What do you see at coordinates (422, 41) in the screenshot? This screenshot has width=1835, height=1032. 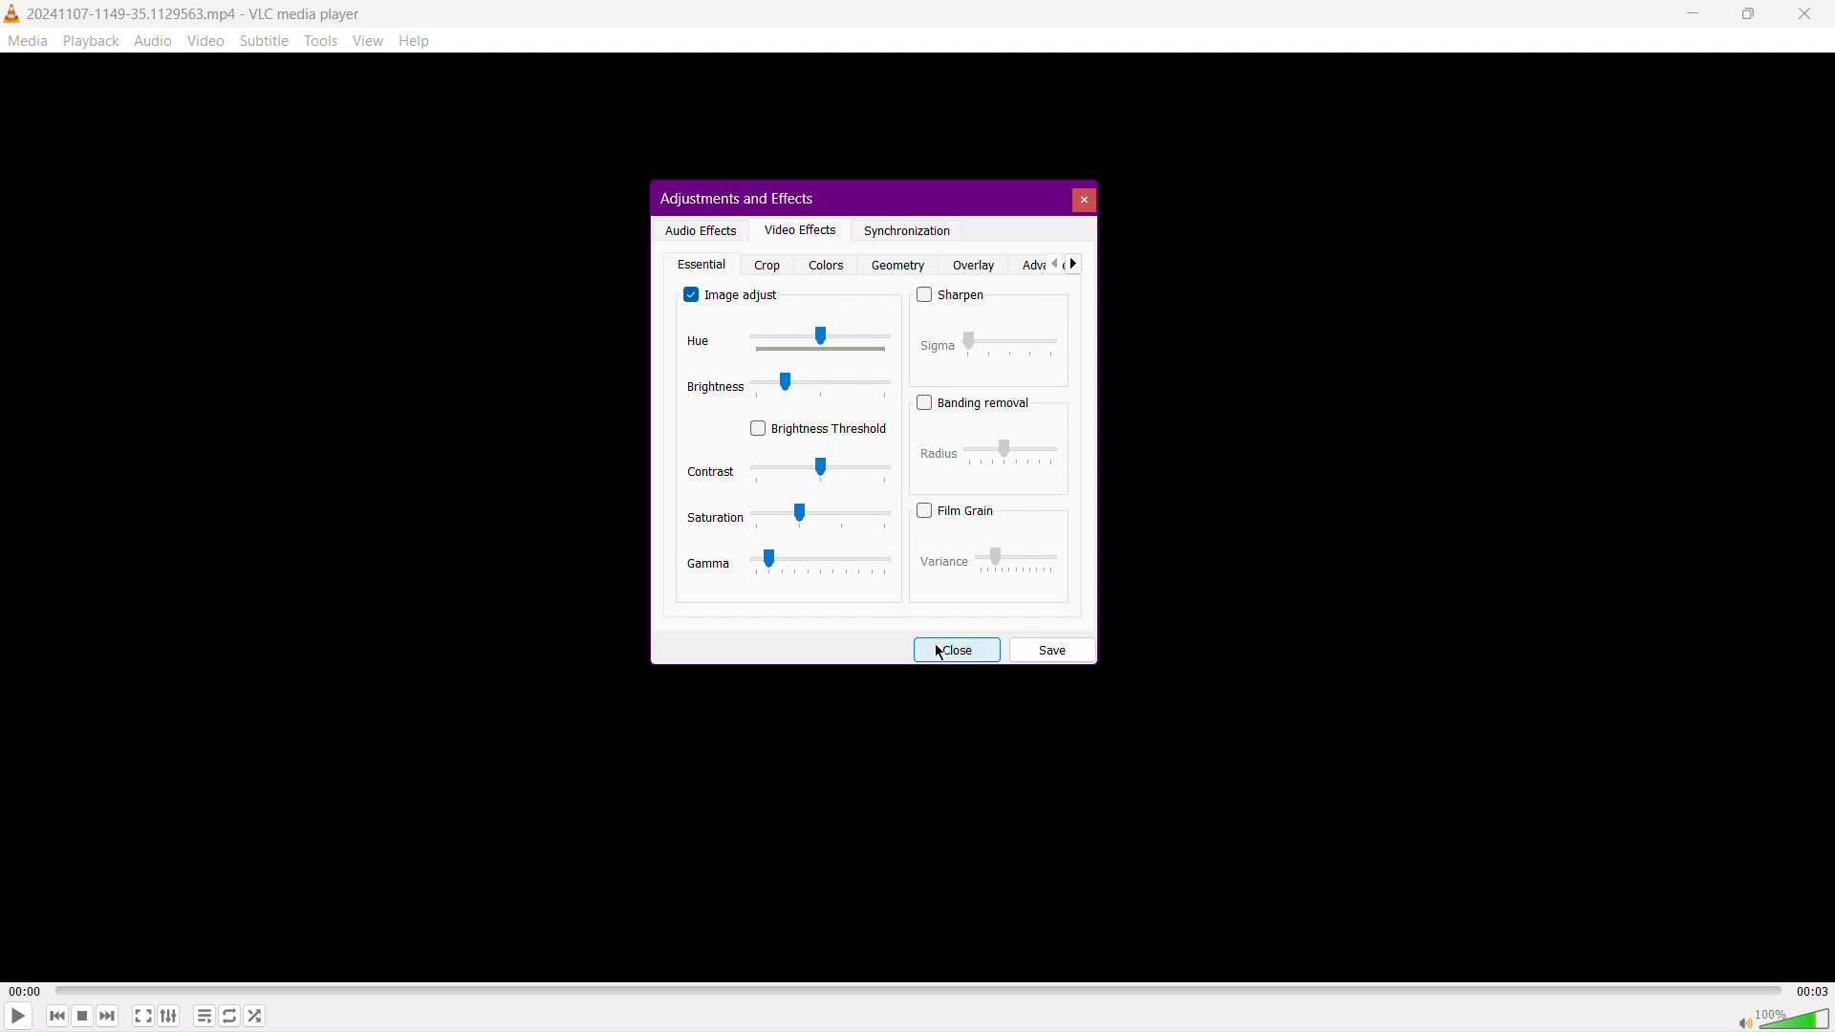 I see `Help` at bounding box center [422, 41].